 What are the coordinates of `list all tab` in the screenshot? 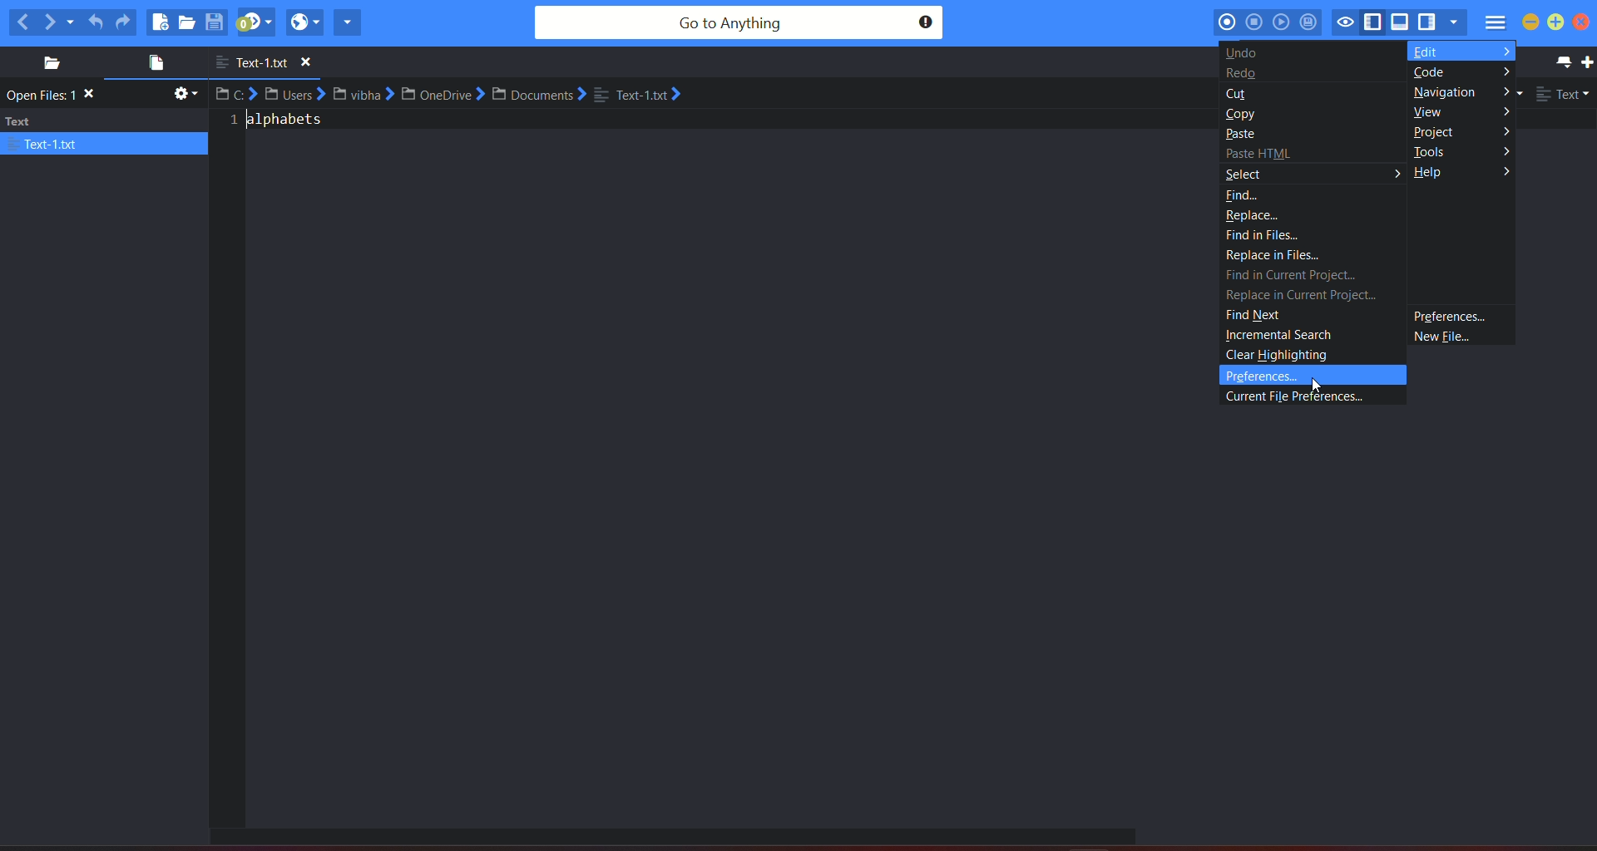 It's located at (1560, 61).